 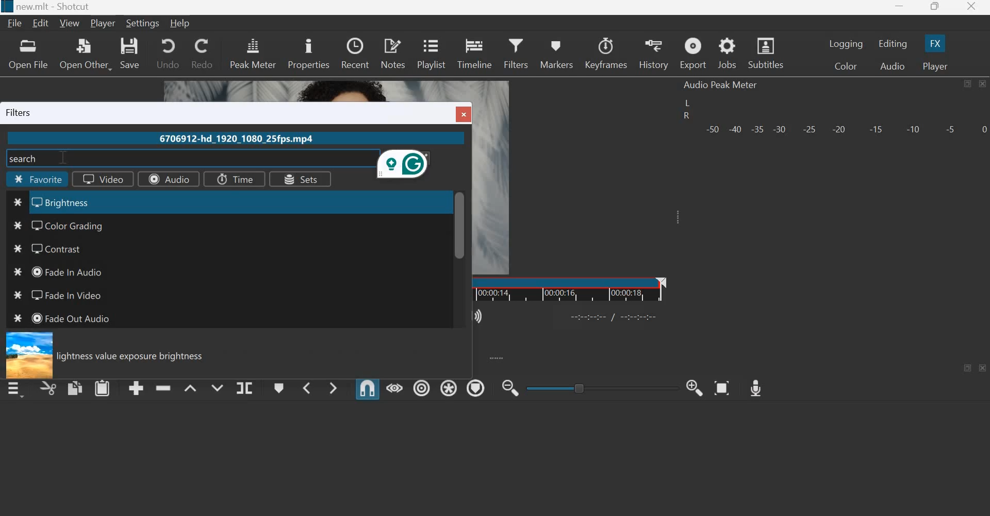 I want to click on , so click(x=18, y=320).